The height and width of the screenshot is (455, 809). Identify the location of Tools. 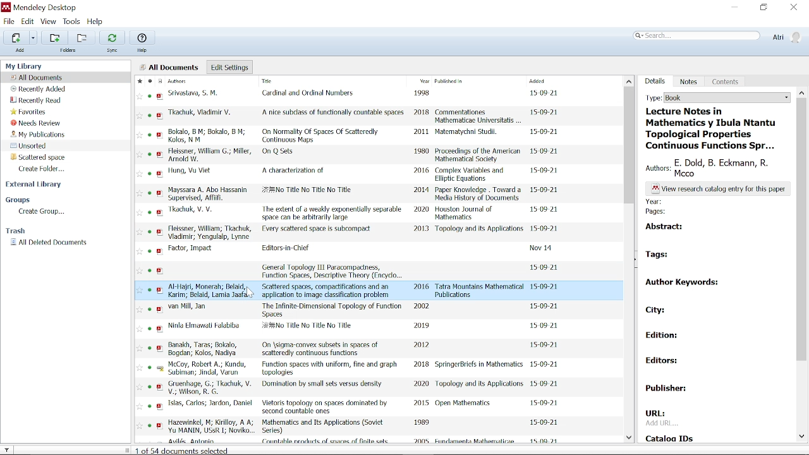
(72, 21).